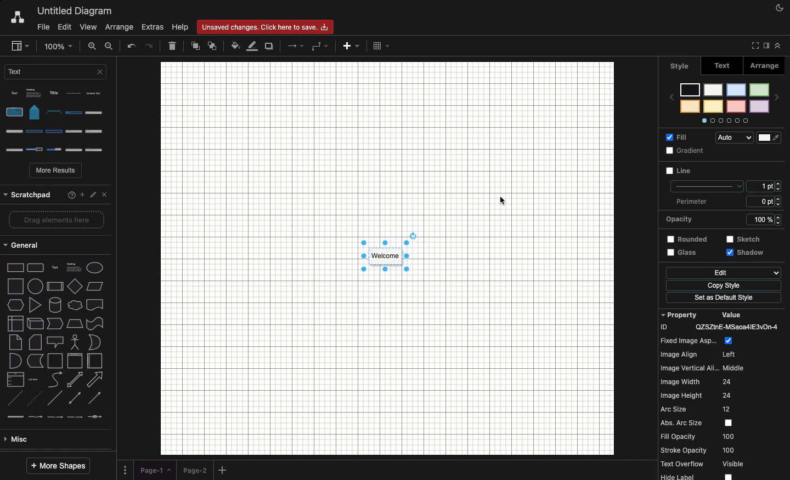  I want to click on Opacity, so click(728, 201).